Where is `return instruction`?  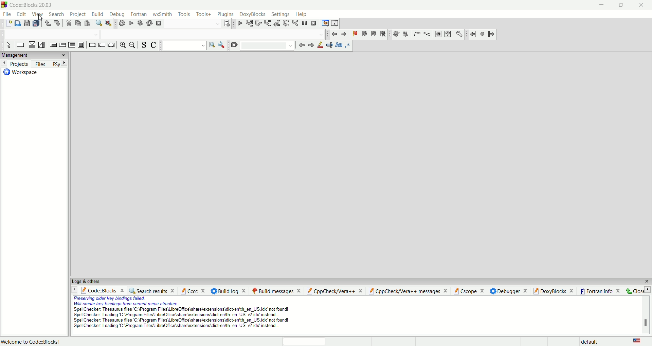
return instruction is located at coordinates (112, 45).